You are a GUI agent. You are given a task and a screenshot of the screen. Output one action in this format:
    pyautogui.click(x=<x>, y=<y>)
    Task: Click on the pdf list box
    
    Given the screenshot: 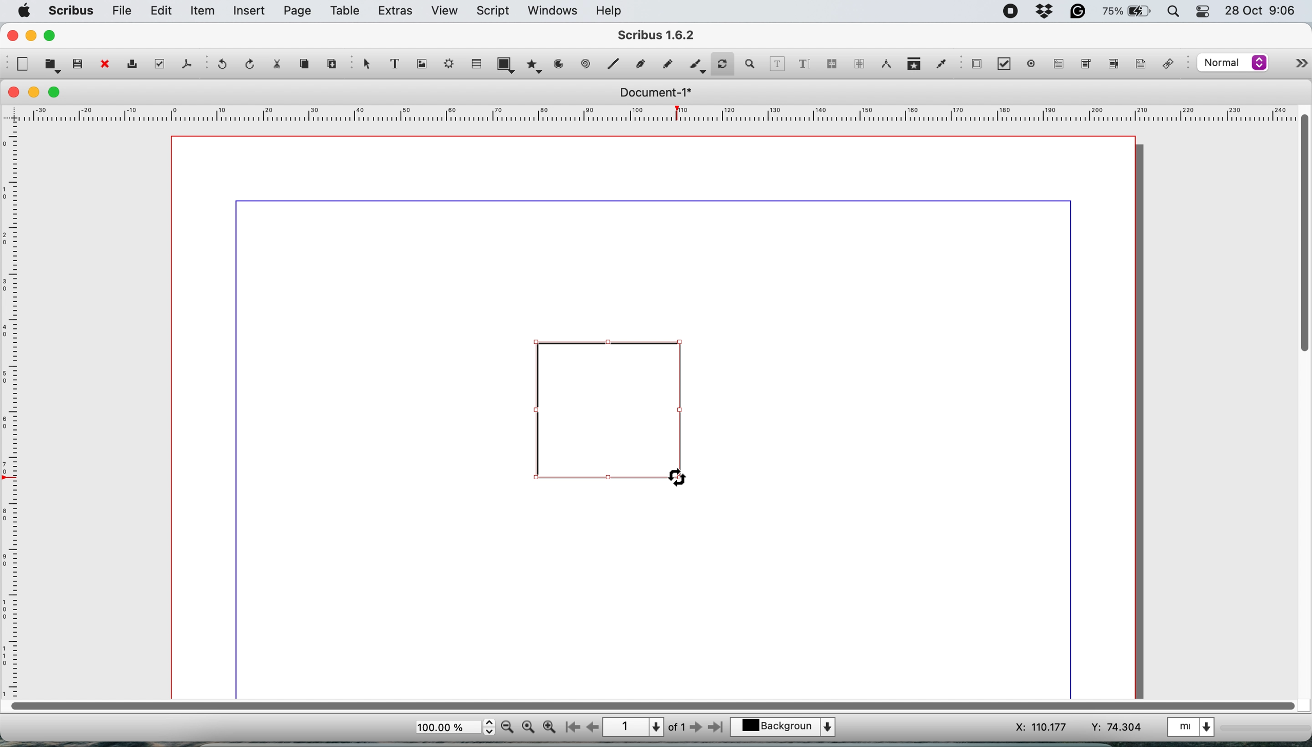 What is the action you would take?
    pyautogui.click(x=1112, y=65)
    